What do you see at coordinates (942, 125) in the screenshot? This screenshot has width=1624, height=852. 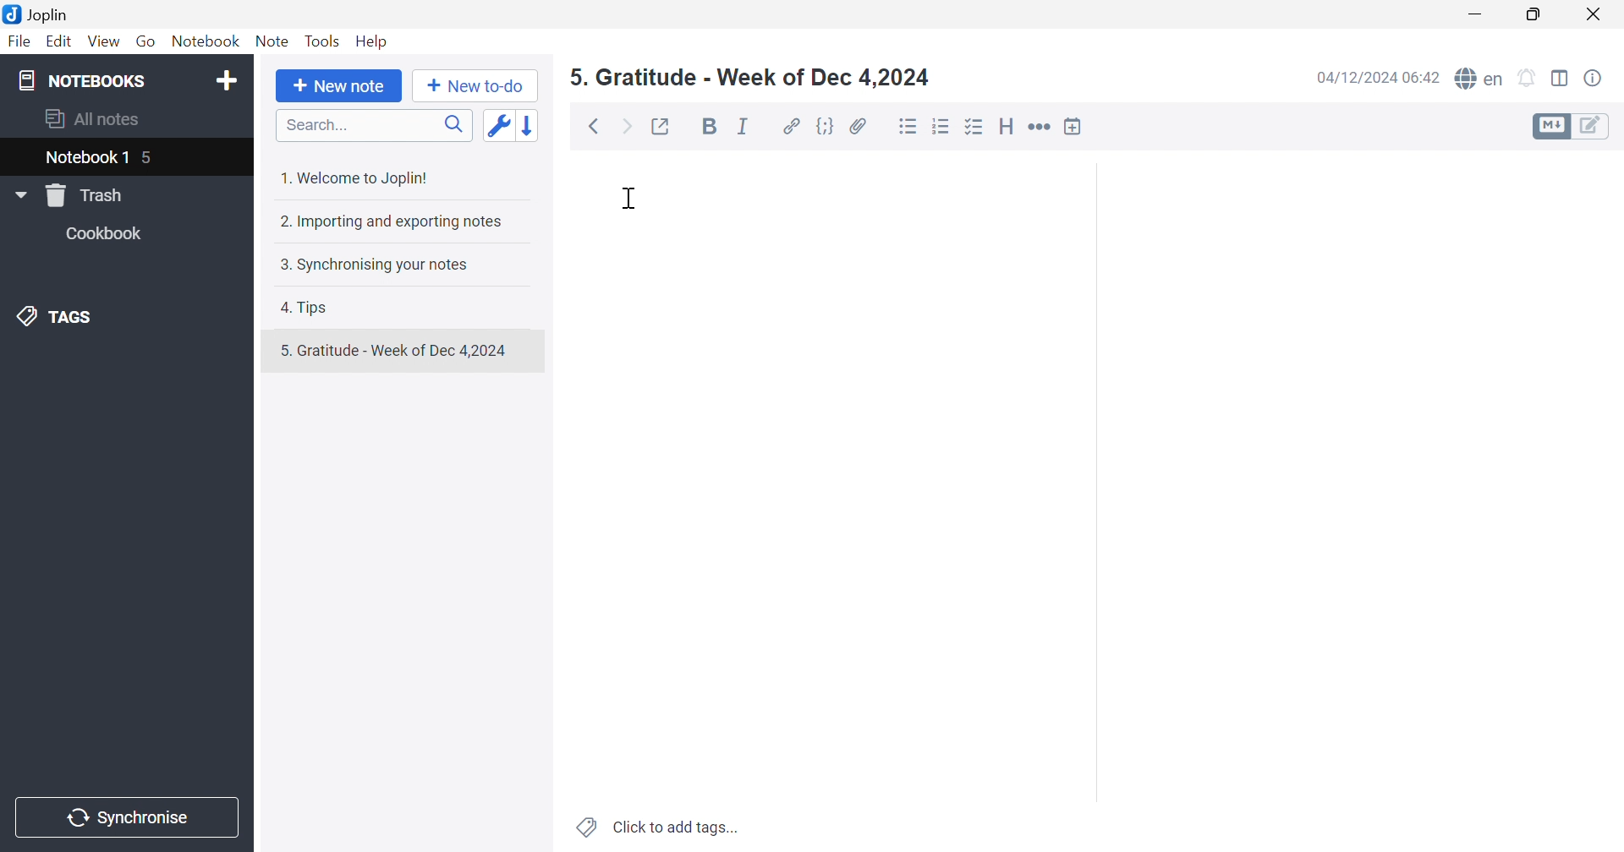 I see `Numbered list` at bounding box center [942, 125].